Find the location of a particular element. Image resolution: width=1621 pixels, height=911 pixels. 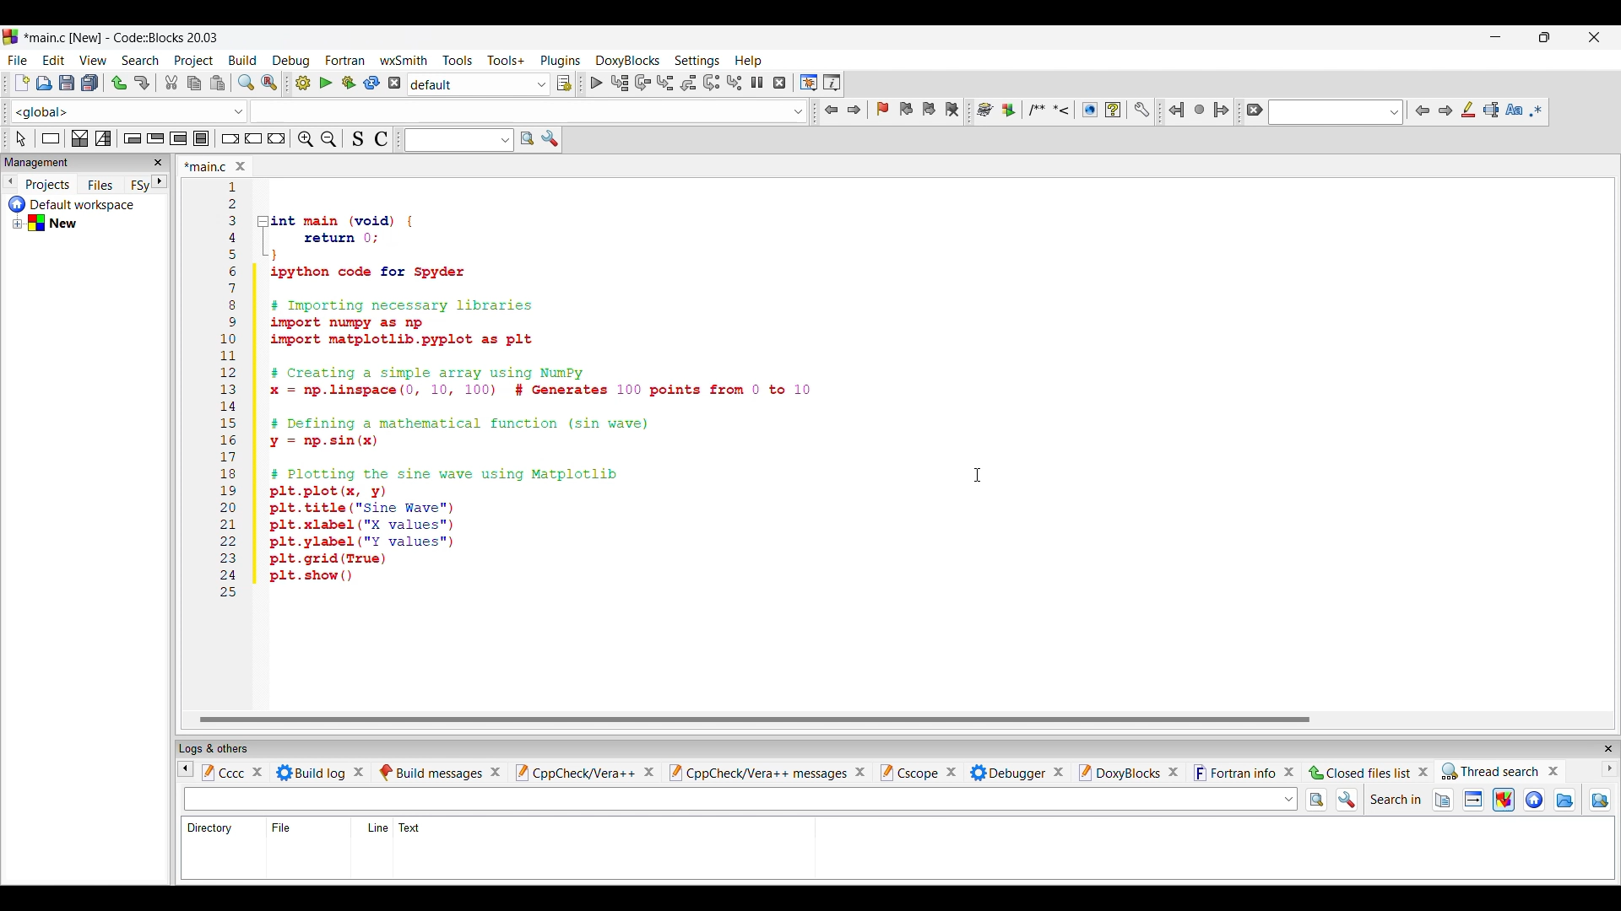

Search menu is located at coordinates (140, 61).